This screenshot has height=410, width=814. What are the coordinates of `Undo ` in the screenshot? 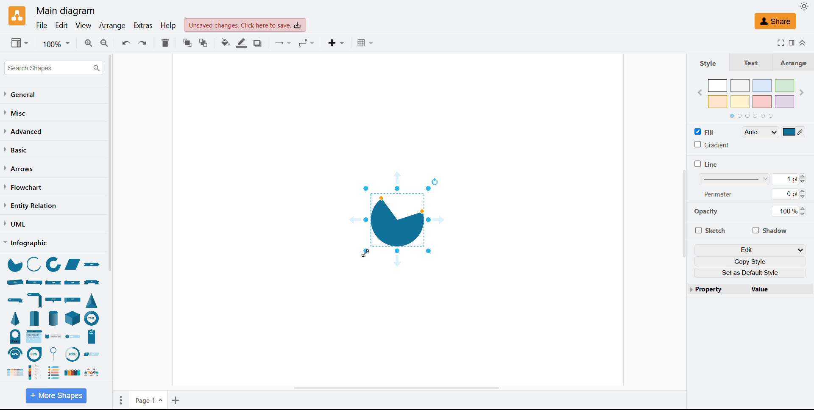 It's located at (126, 42).